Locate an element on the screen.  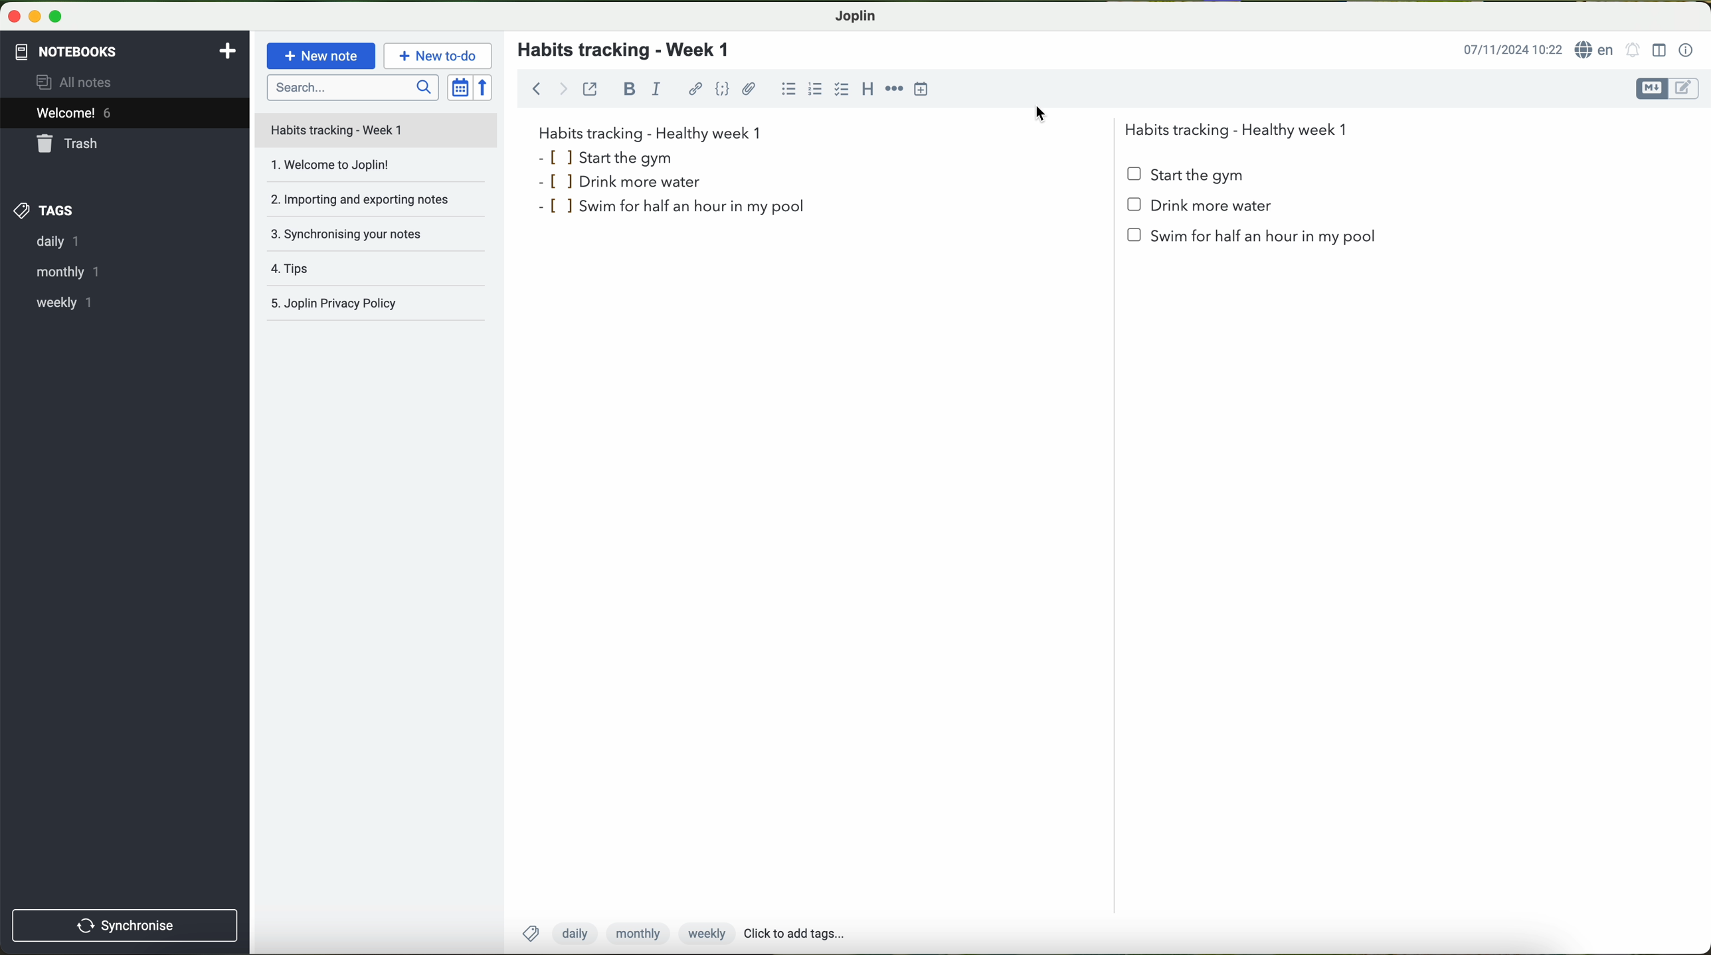
insert time is located at coordinates (921, 89).